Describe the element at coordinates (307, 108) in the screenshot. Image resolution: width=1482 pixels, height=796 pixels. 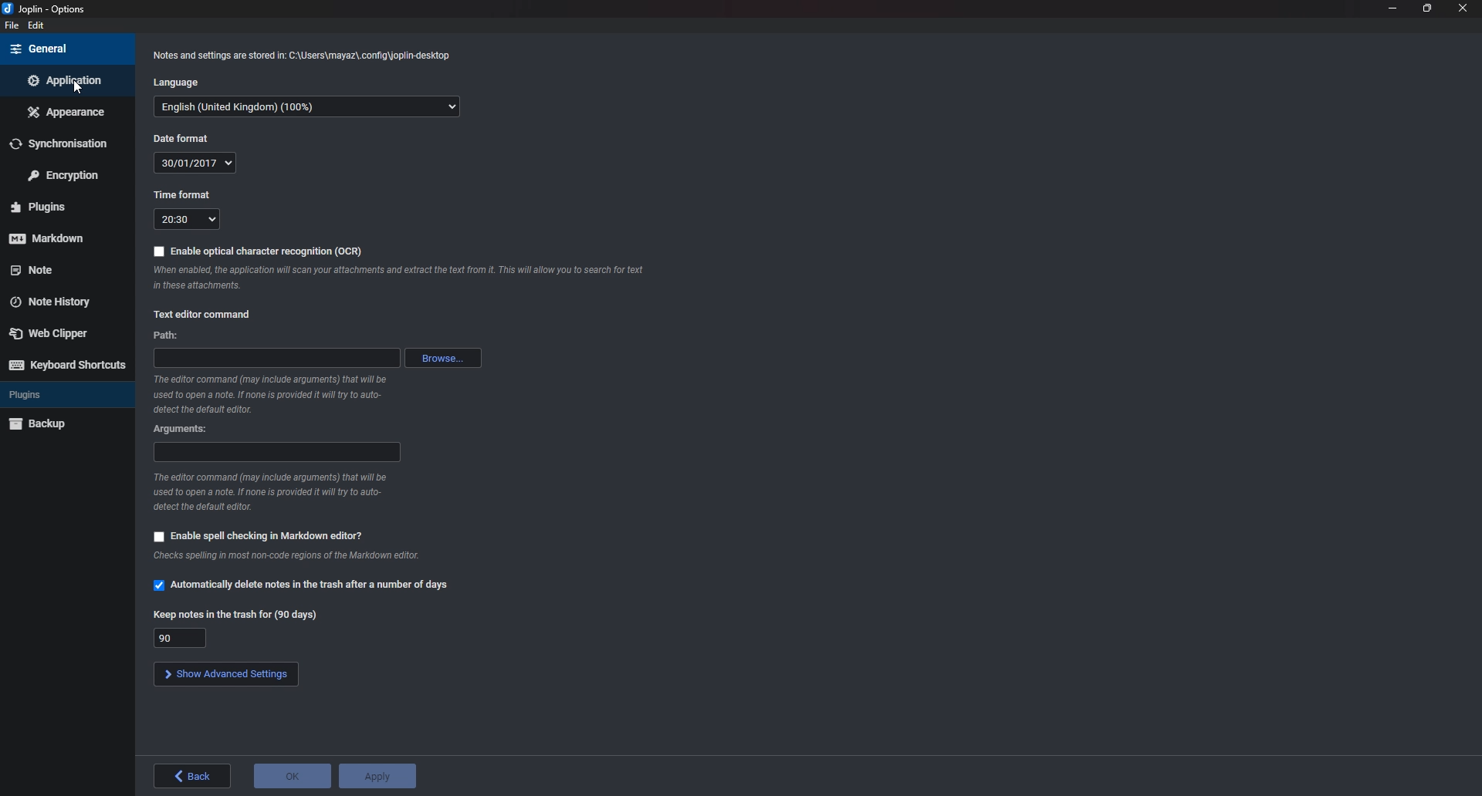
I see `Language` at that location.